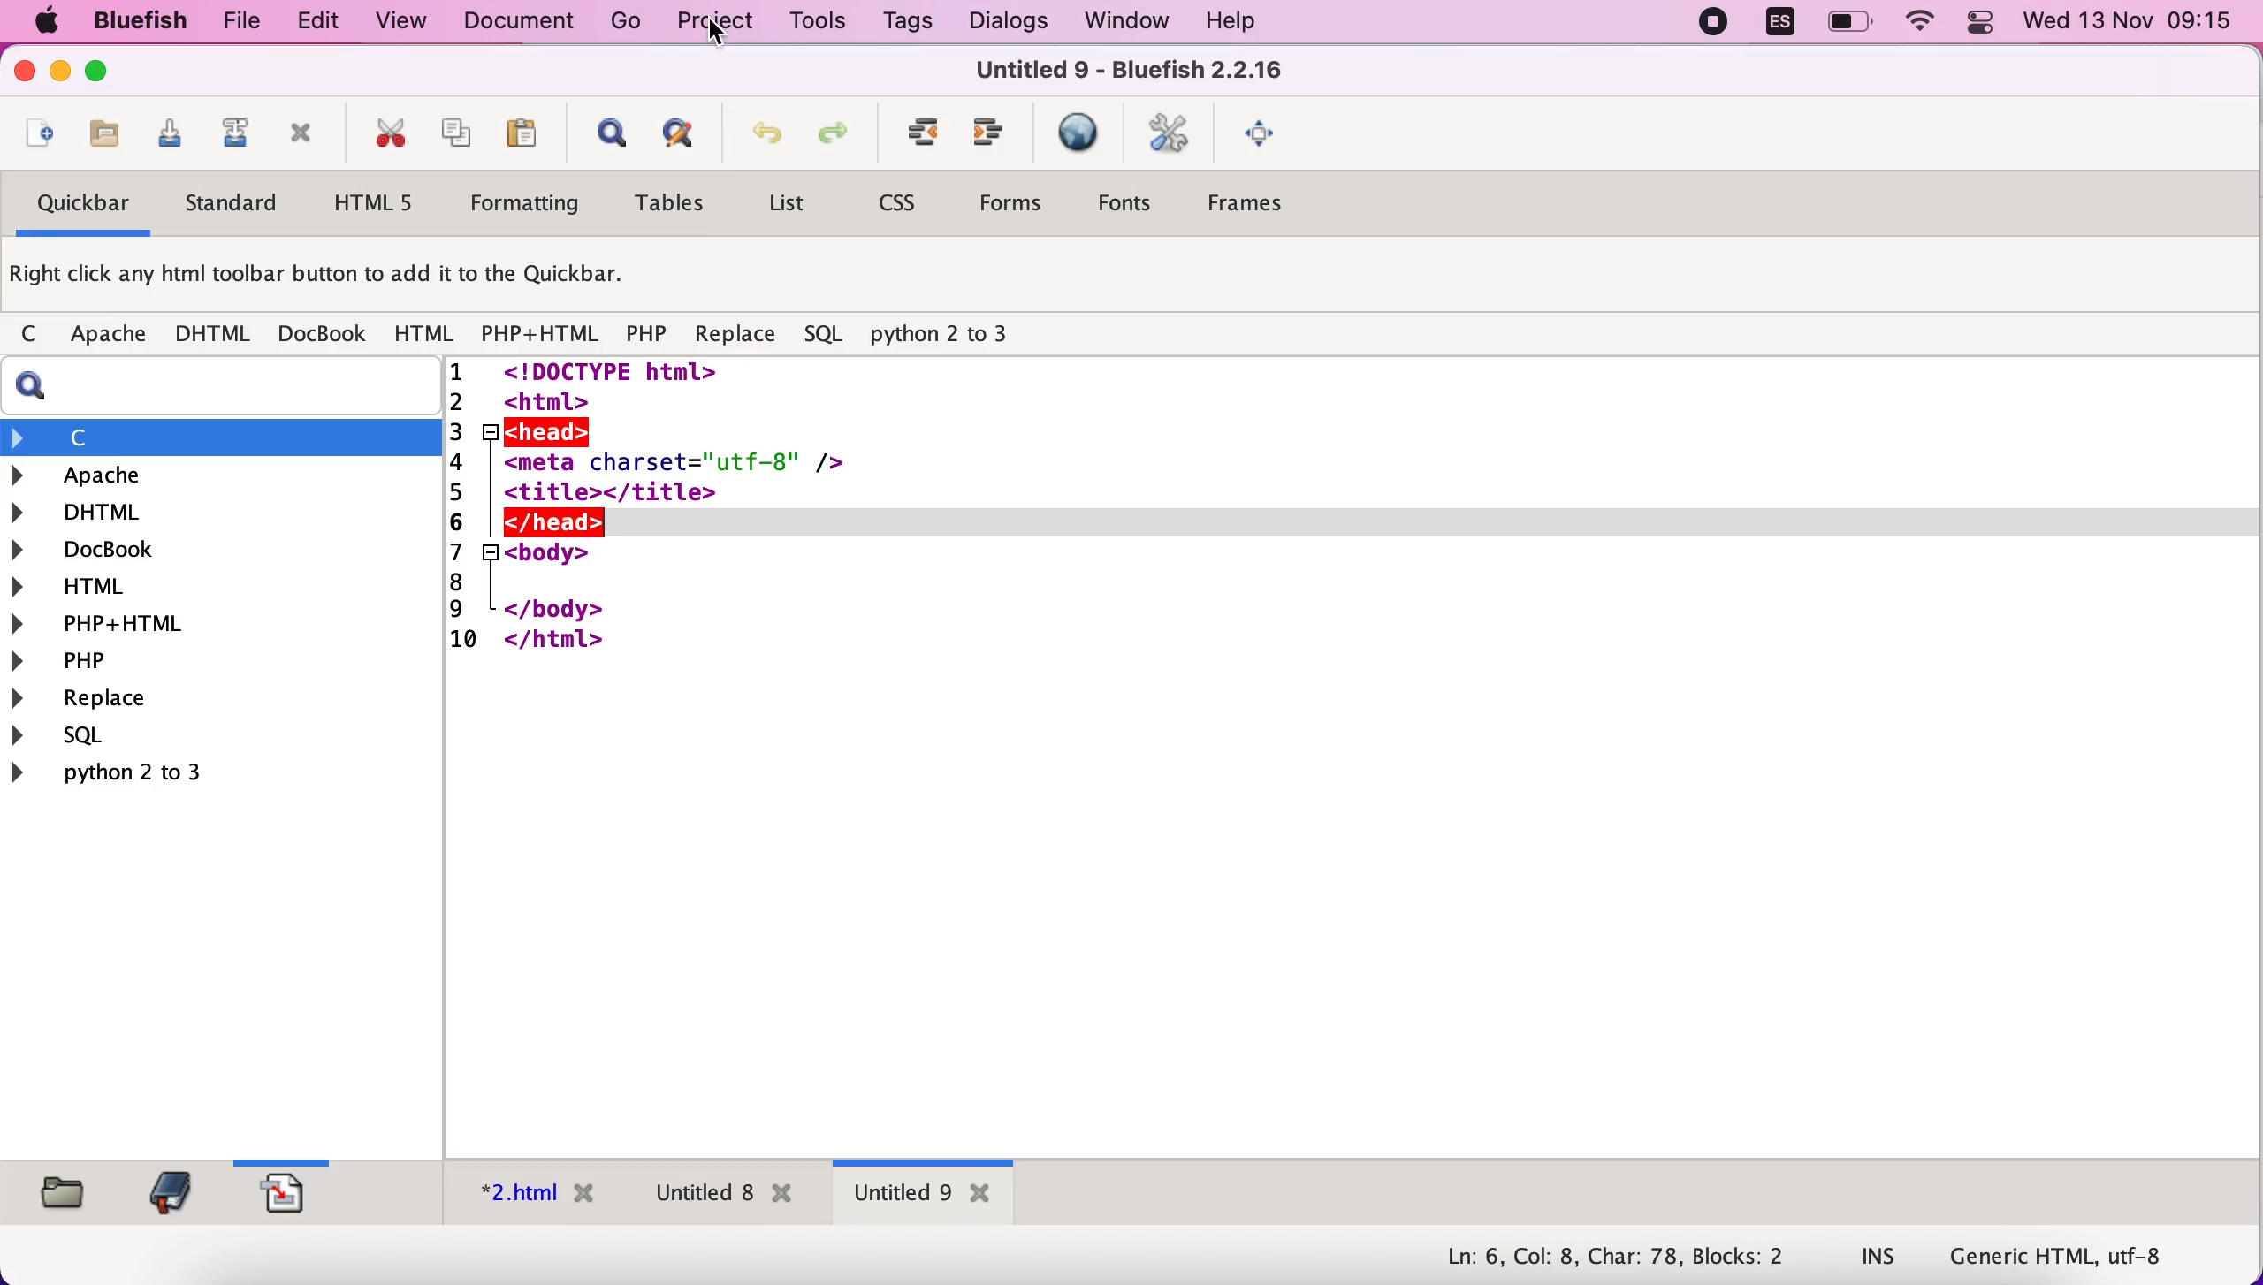 Image resolution: width=2263 pixels, height=1285 pixels. I want to click on docbook, so click(323, 337).